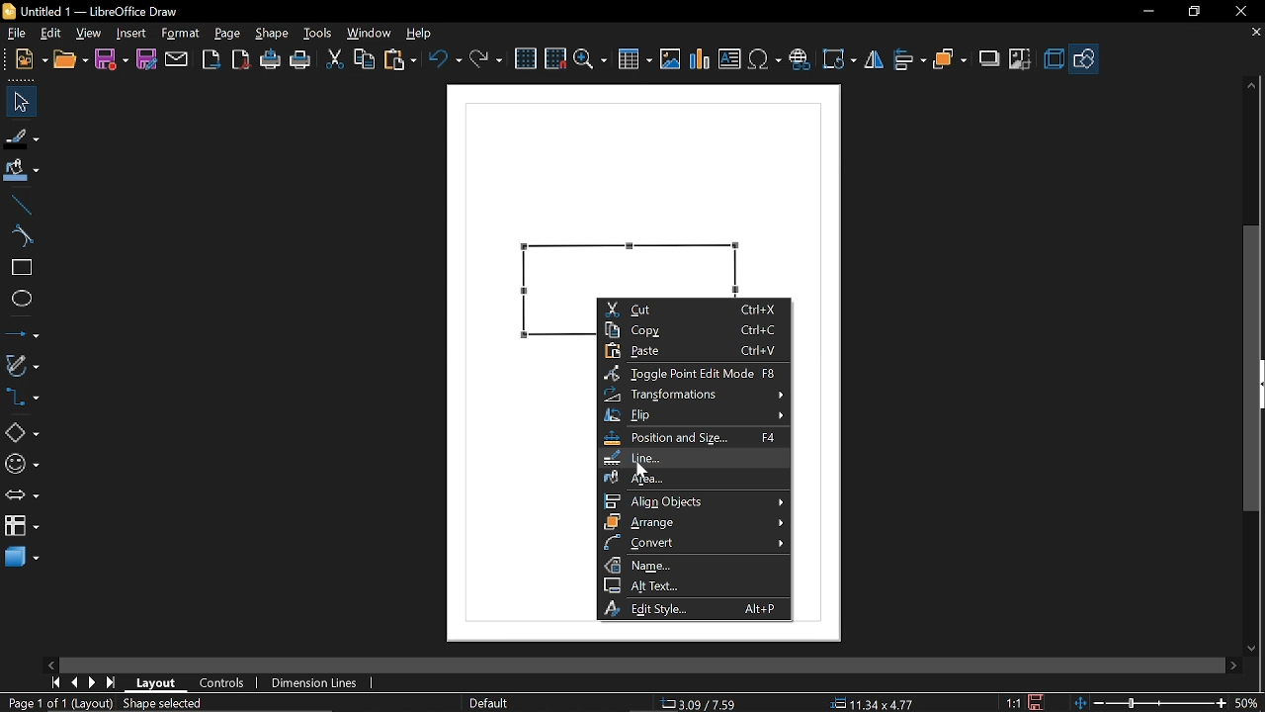 This screenshot has width=1265, height=712. What do you see at coordinates (21, 398) in the screenshot?
I see `connector` at bounding box center [21, 398].